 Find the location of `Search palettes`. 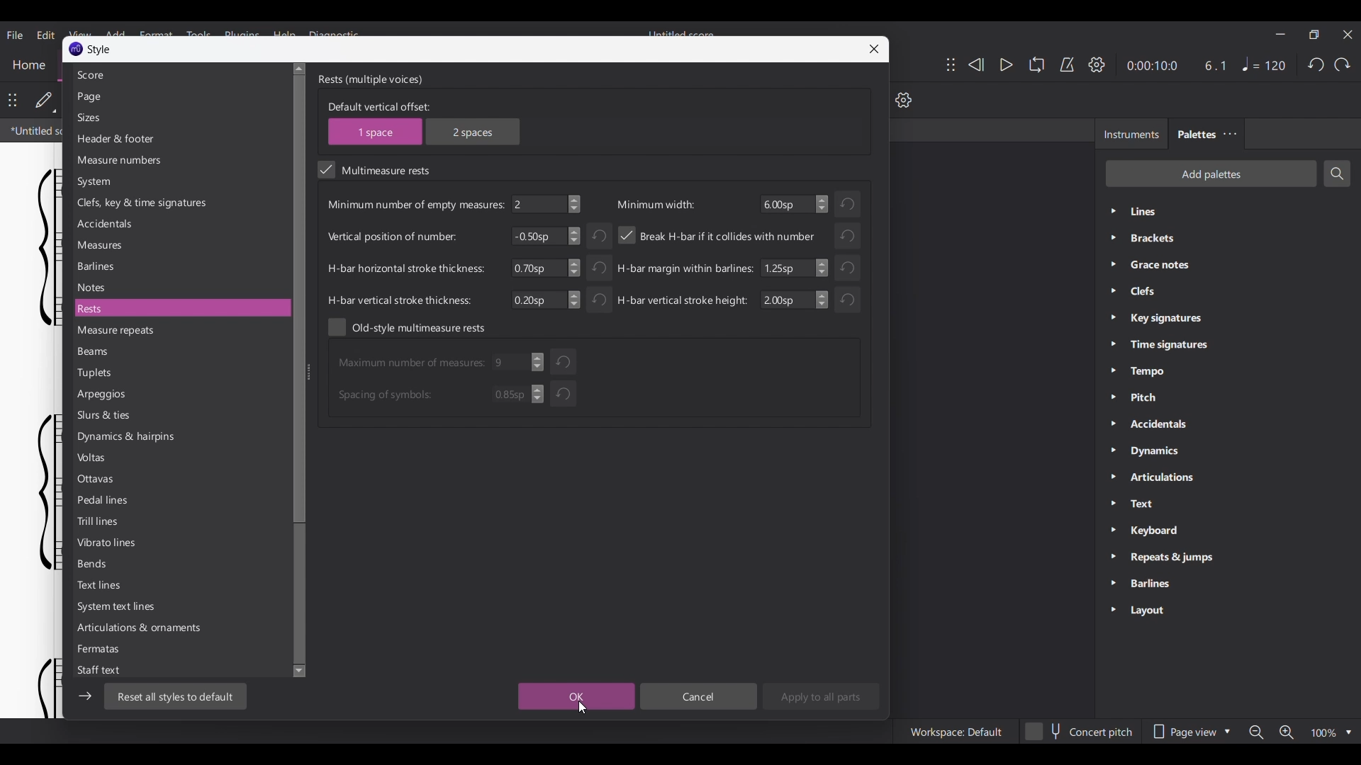

Search palettes is located at coordinates (1337, 174).